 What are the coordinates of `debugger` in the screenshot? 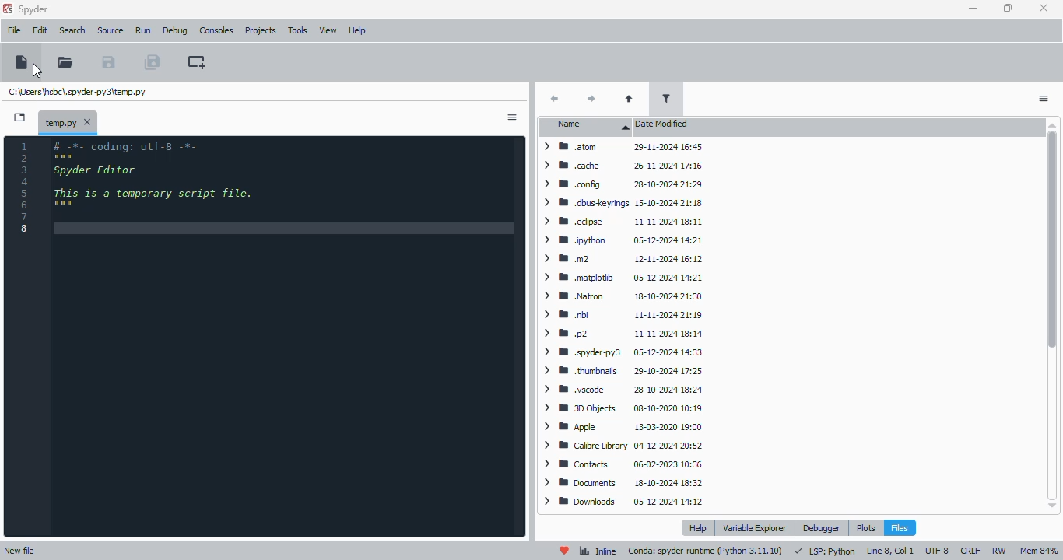 It's located at (823, 527).